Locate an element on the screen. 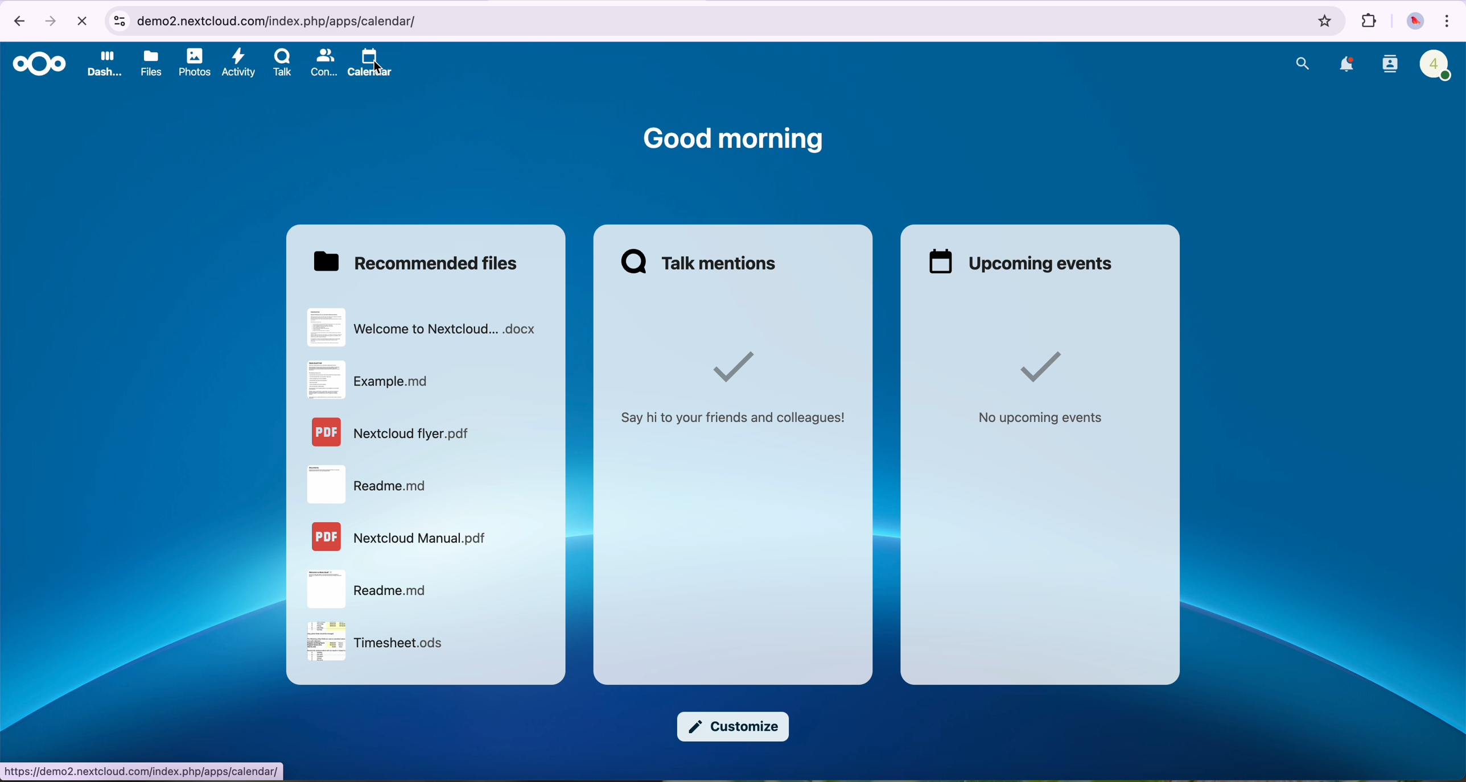 The image size is (1466, 782). file is located at coordinates (419, 329).